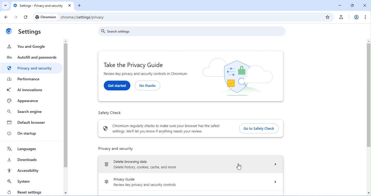 The width and height of the screenshot is (371, 196). What do you see at coordinates (115, 149) in the screenshot?
I see `privacy and security` at bounding box center [115, 149].